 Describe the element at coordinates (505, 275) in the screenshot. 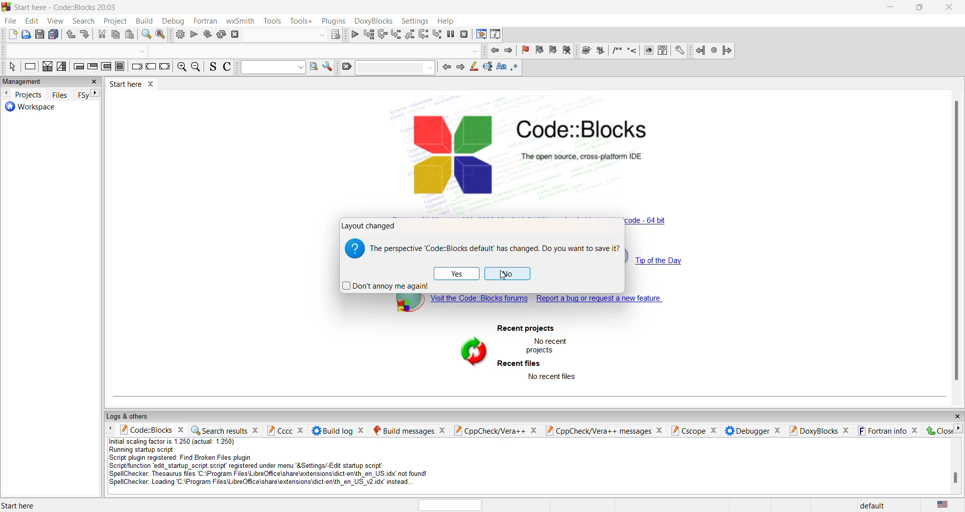

I see `cursor` at that location.